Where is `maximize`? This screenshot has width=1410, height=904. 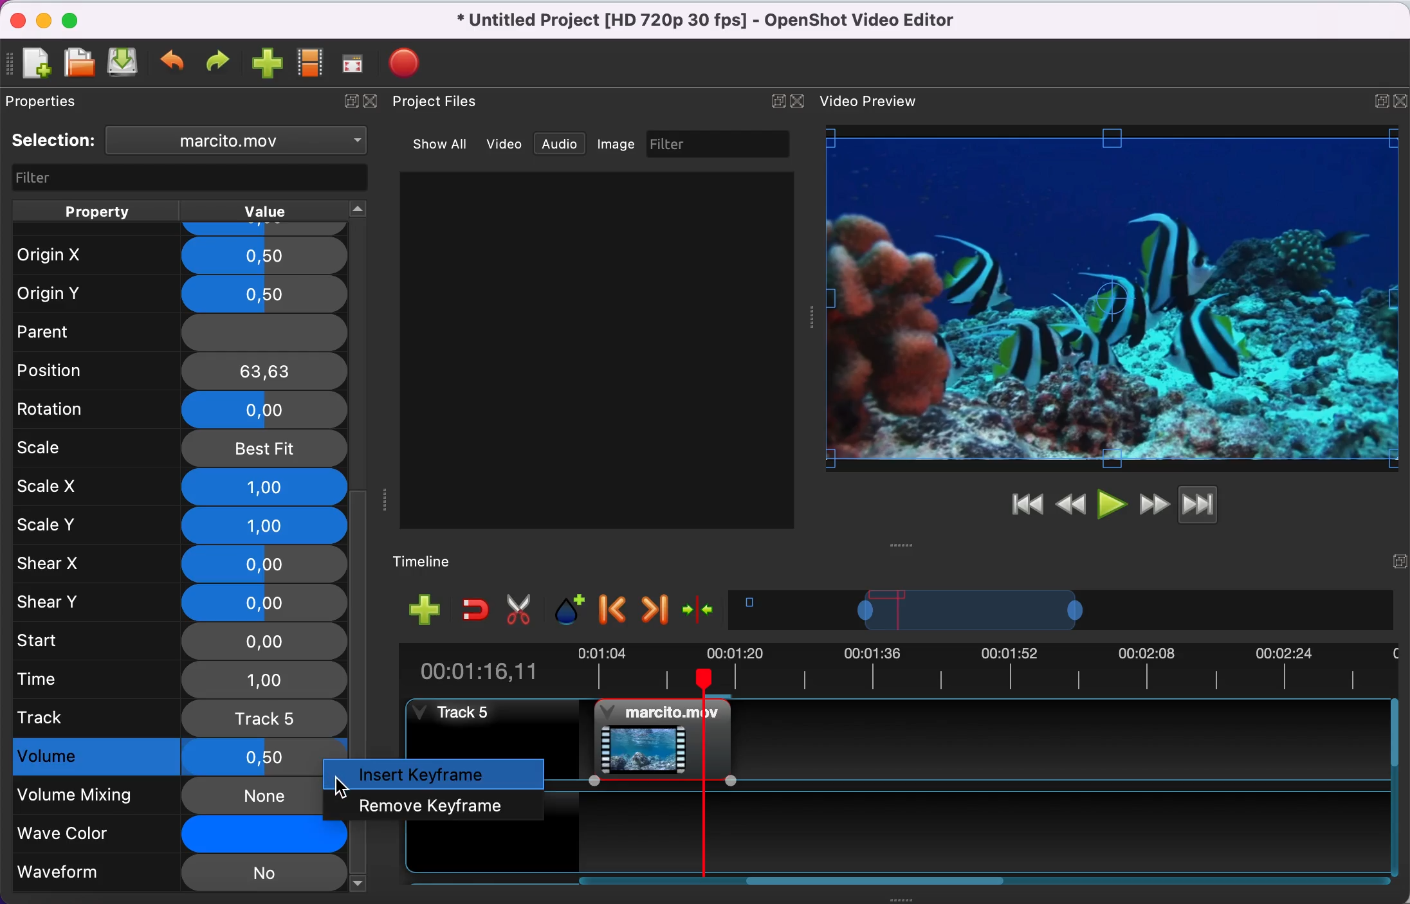 maximize is located at coordinates (78, 19).